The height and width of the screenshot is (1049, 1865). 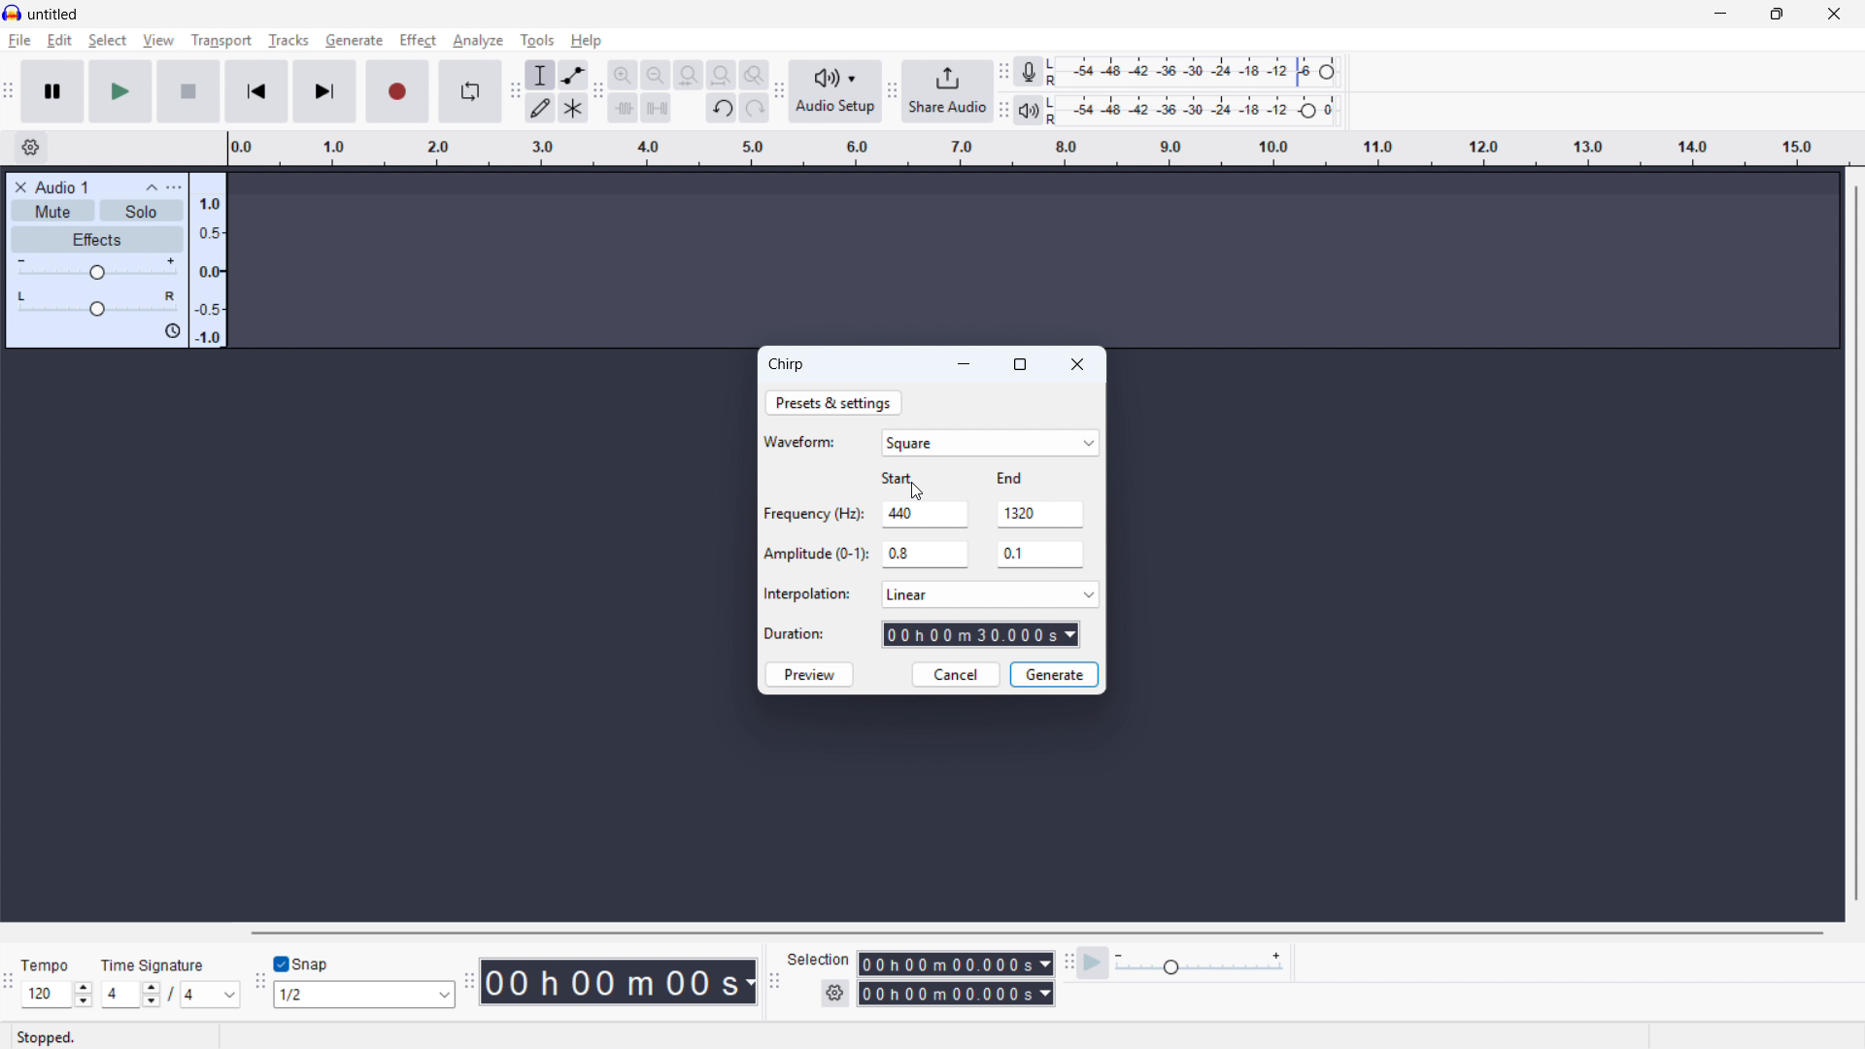 I want to click on Sync lock on , so click(x=172, y=331).